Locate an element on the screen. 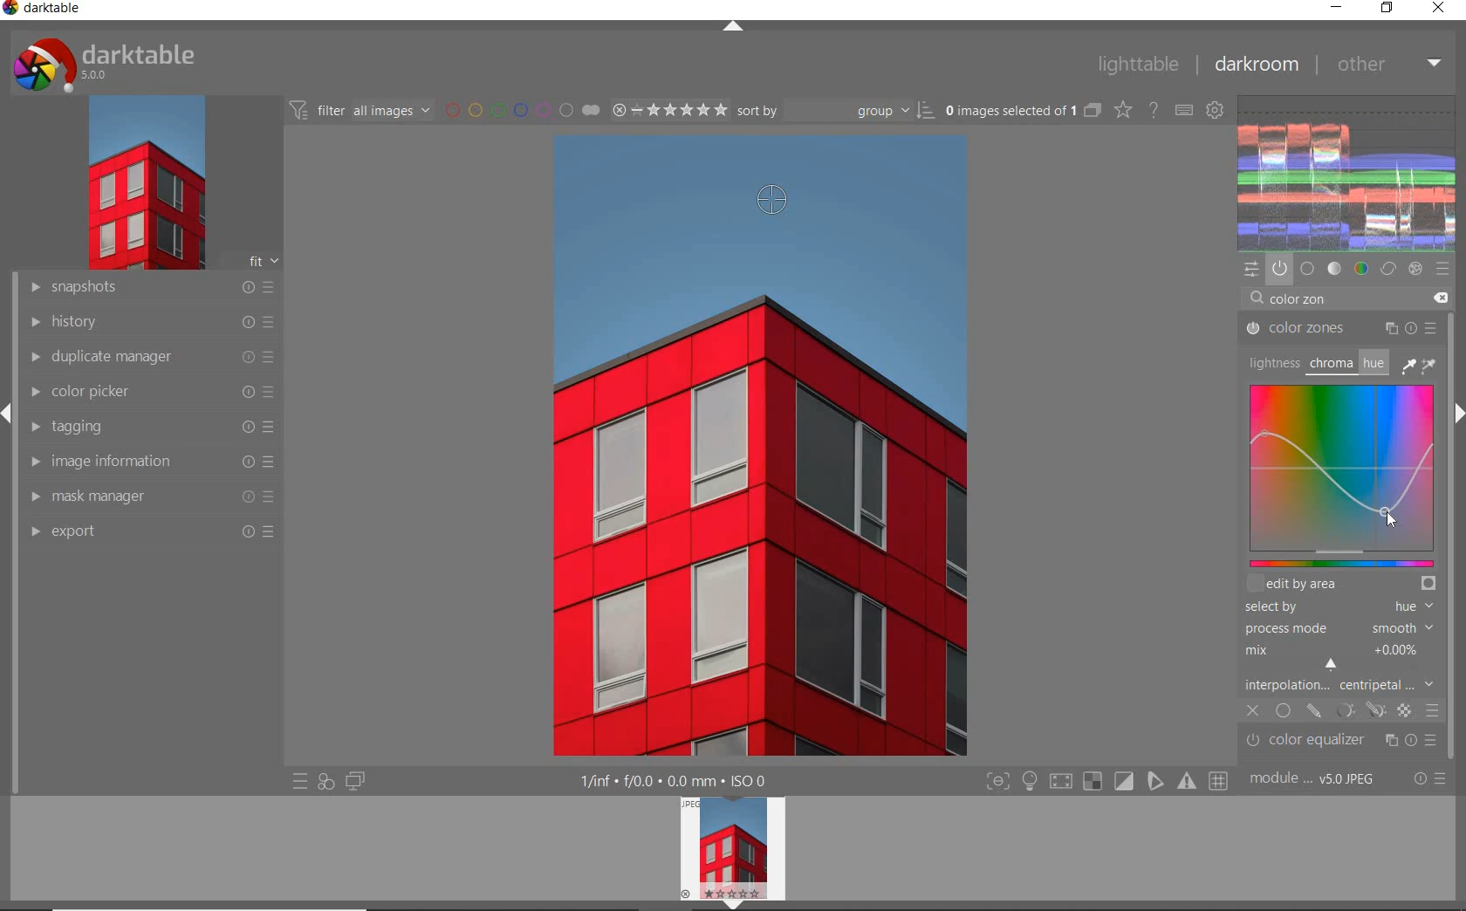 Image resolution: width=1466 pixels, height=911 pixels. MASK OPTIONS is located at coordinates (1358, 710).